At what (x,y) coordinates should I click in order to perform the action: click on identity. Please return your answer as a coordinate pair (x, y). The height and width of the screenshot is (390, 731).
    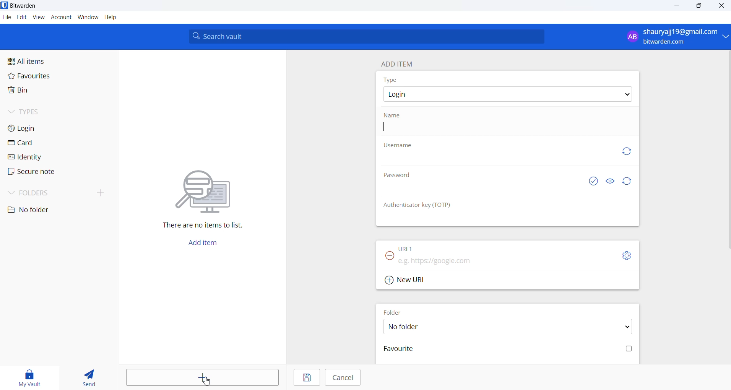
    Looking at the image, I should click on (43, 157).